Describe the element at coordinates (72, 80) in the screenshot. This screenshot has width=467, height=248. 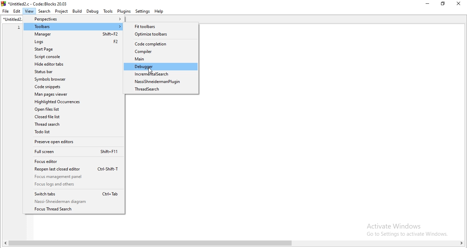
I see `Symbols browser` at that location.